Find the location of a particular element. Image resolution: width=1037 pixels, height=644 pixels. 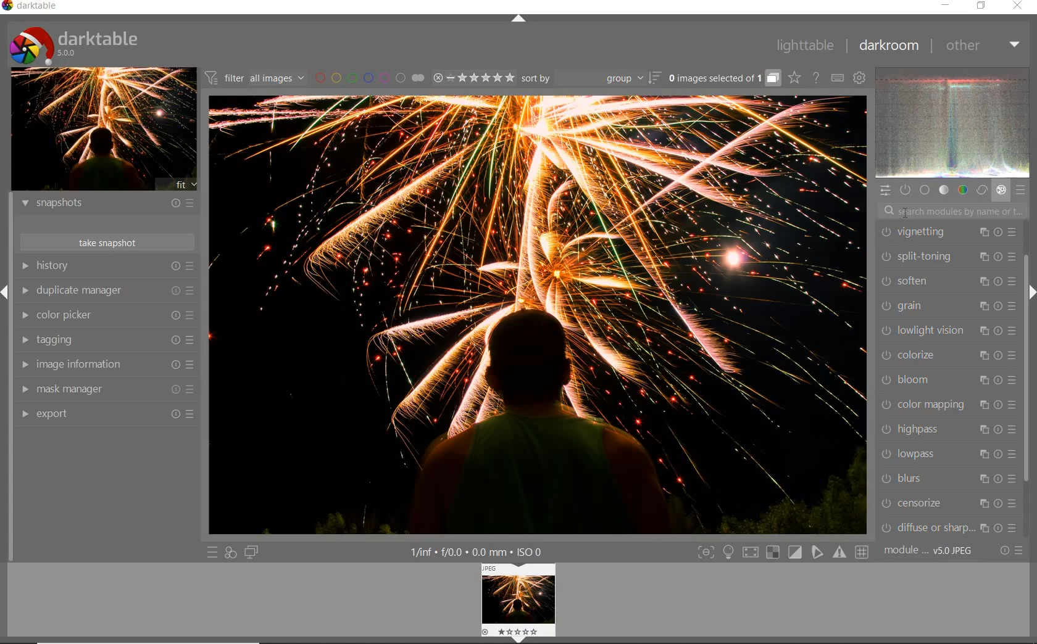

darkroom is located at coordinates (888, 46).